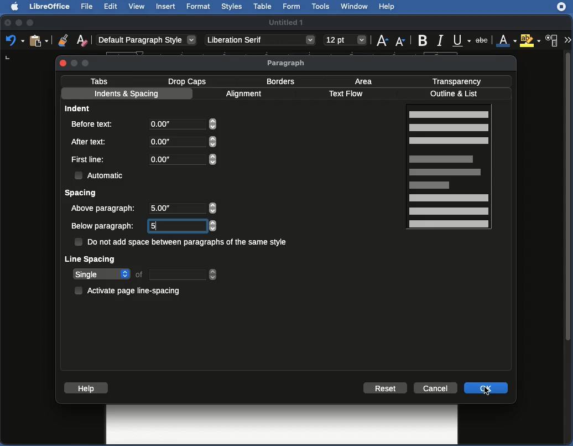  Describe the element at coordinates (12, 6) in the screenshot. I see `Apple logo` at that location.